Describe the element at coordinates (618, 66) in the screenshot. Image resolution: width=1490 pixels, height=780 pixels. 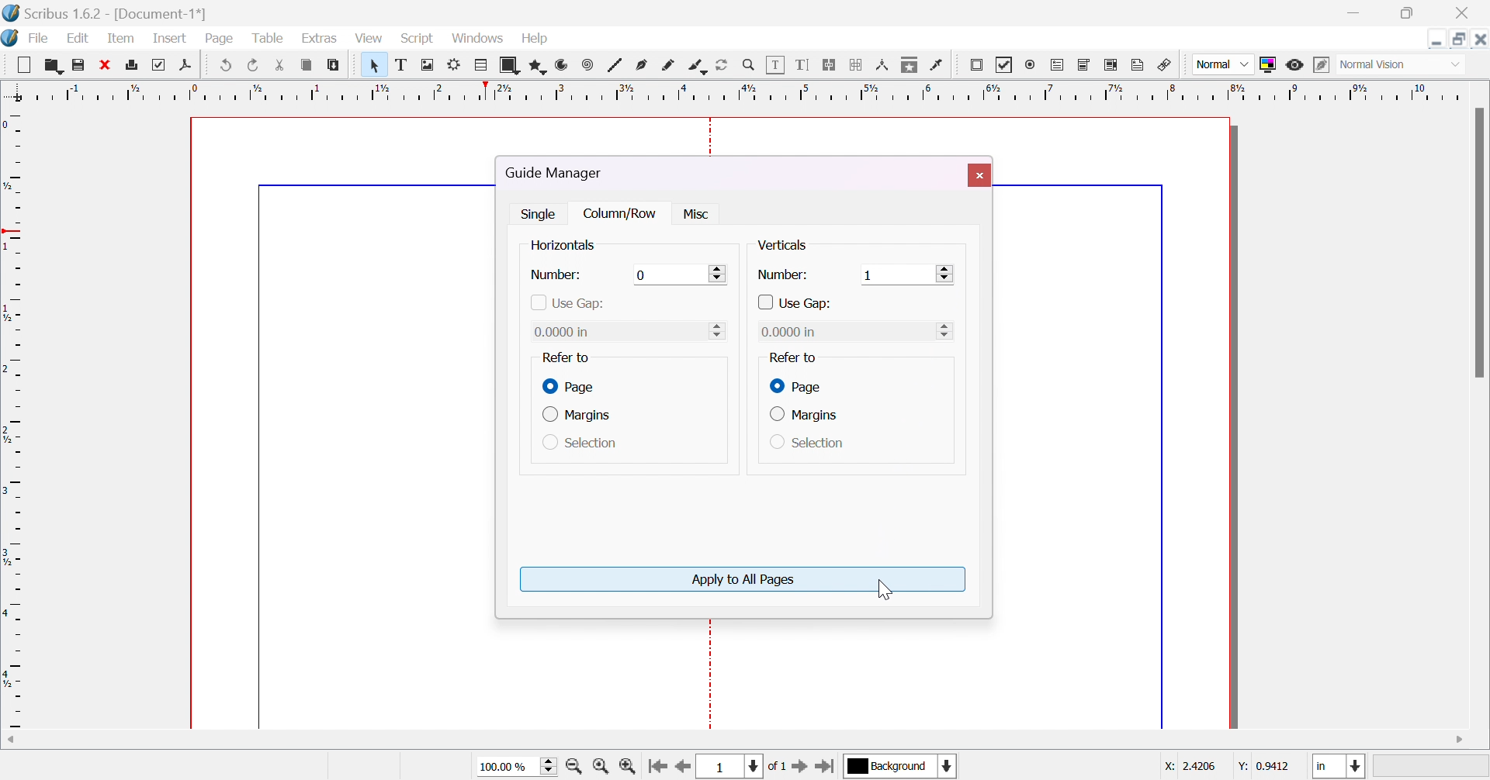
I see `line` at that location.